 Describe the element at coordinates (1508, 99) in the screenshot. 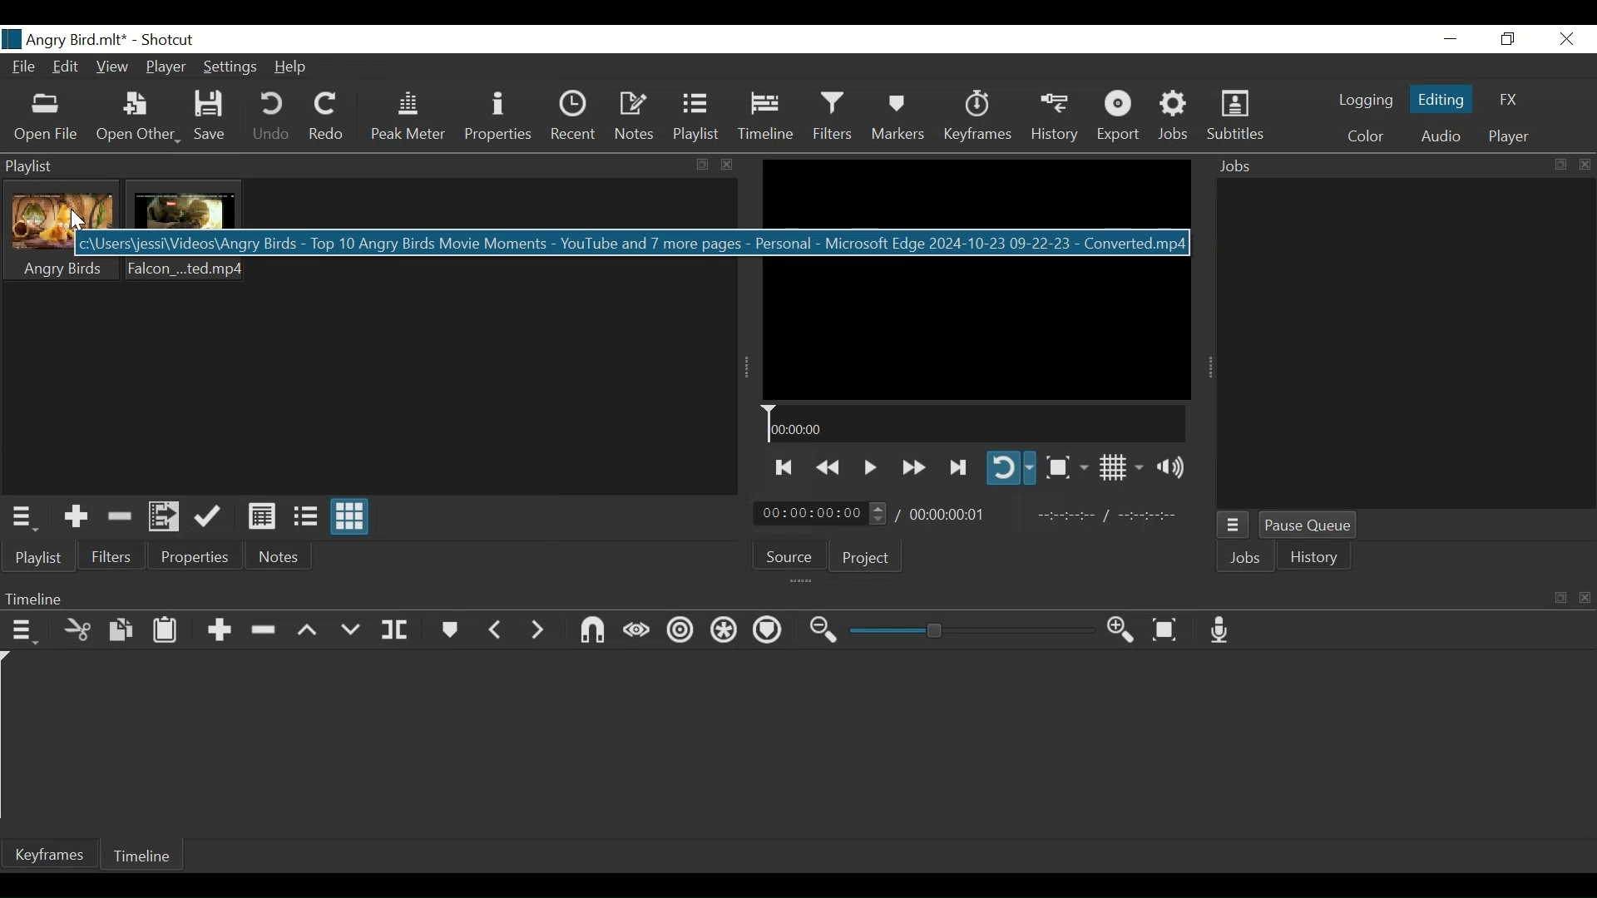

I see `FX` at that location.